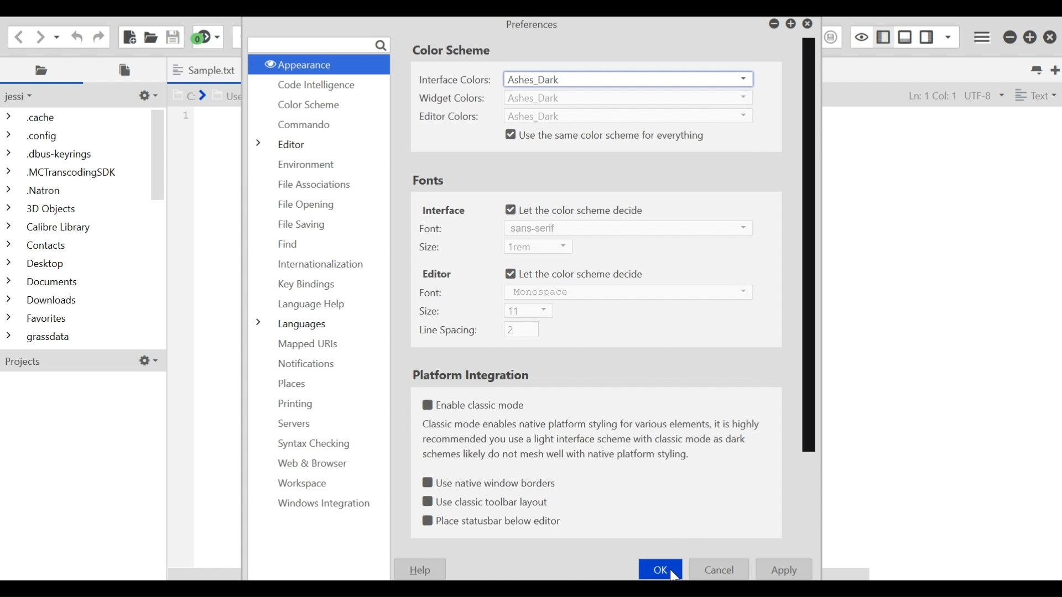 This screenshot has height=597, width=1062. Describe the element at coordinates (317, 64) in the screenshot. I see `Appearance` at that location.